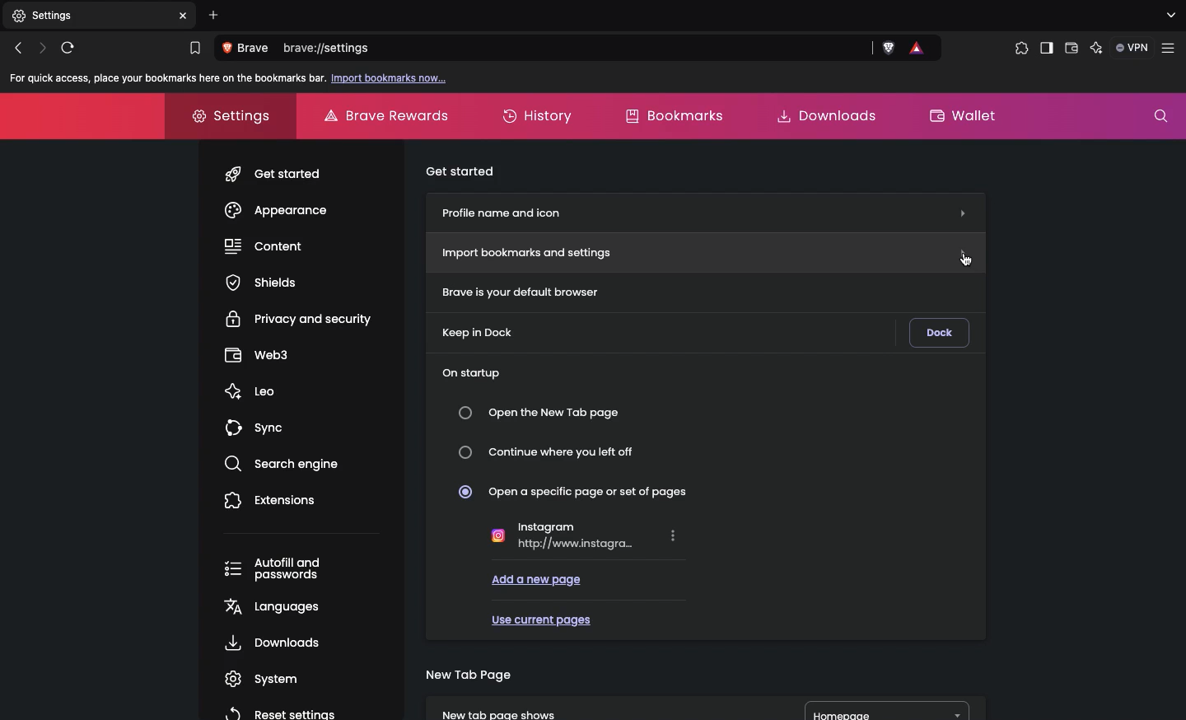 The image size is (1186, 720). Describe the element at coordinates (553, 452) in the screenshot. I see `Continue where you left off` at that location.